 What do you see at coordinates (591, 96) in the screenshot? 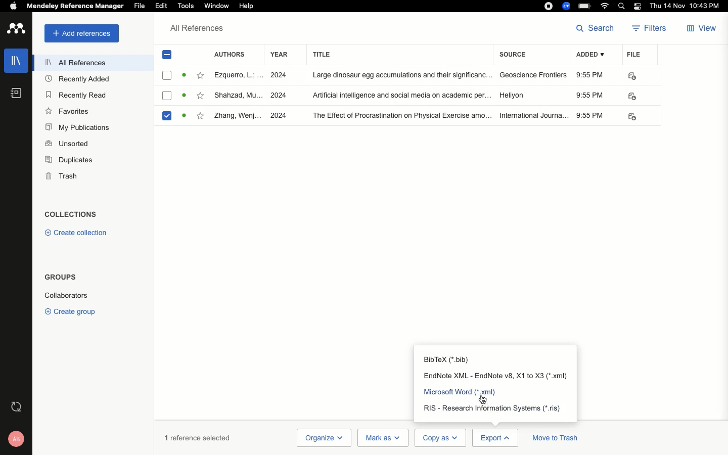
I see `9:55 PM` at bounding box center [591, 96].